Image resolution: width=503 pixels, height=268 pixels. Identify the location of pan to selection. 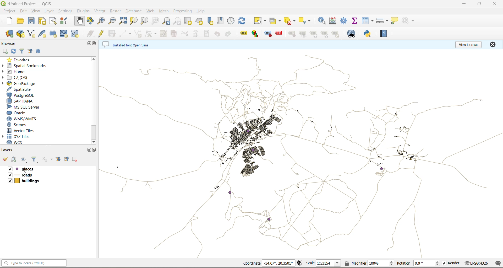
(91, 22).